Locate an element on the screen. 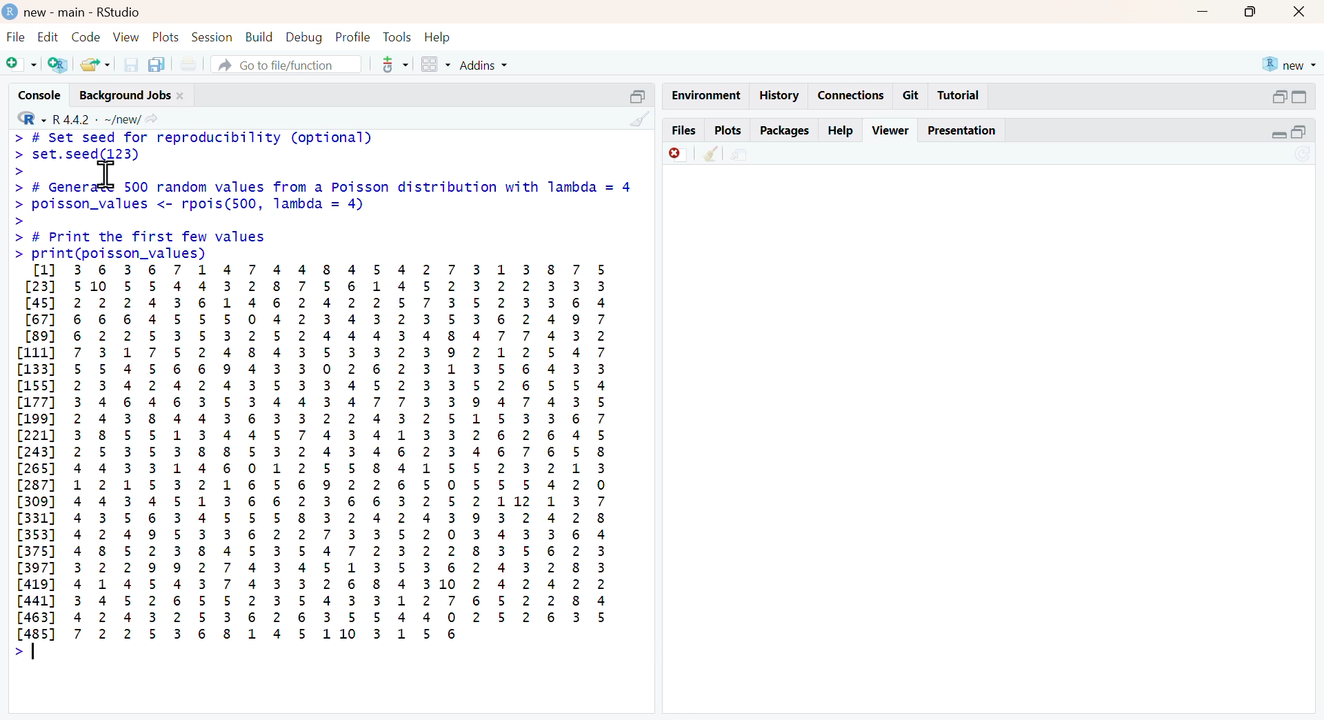 The height and width of the screenshot is (720, 1324). help is located at coordinates (840, 131).